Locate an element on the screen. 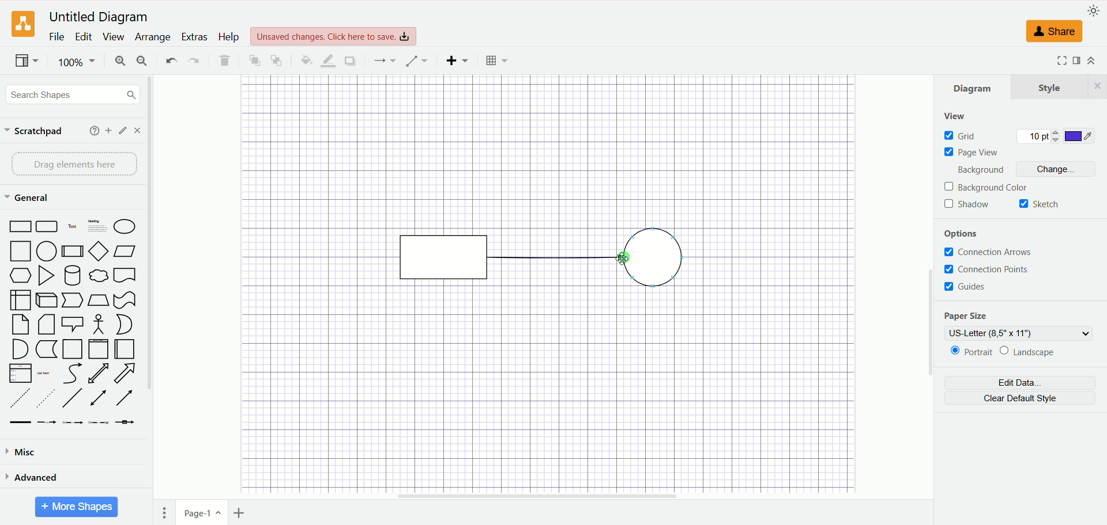 This screenshot has height=525, width=1107. color is located at coordinates (1078, 135).